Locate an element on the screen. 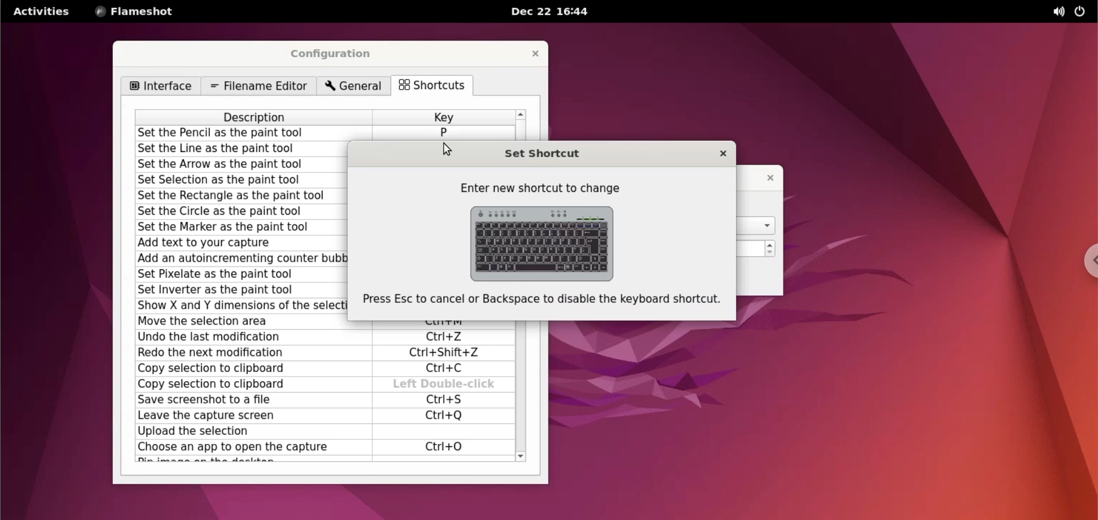 The width and height of the screenshot is (1098, 520). undo the last modification is located at coordinates (248, 337).